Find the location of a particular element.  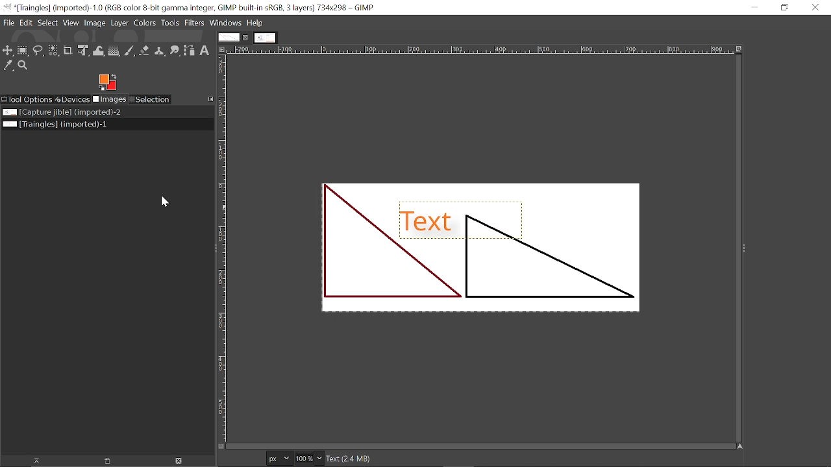

Smudge tool is located at coordinates (175, 52).